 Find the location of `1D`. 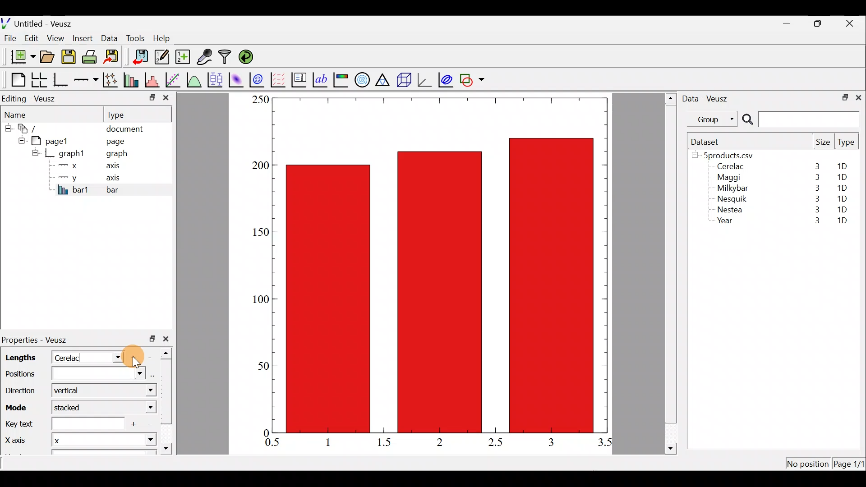

1D is located at coordinates (845, 166).